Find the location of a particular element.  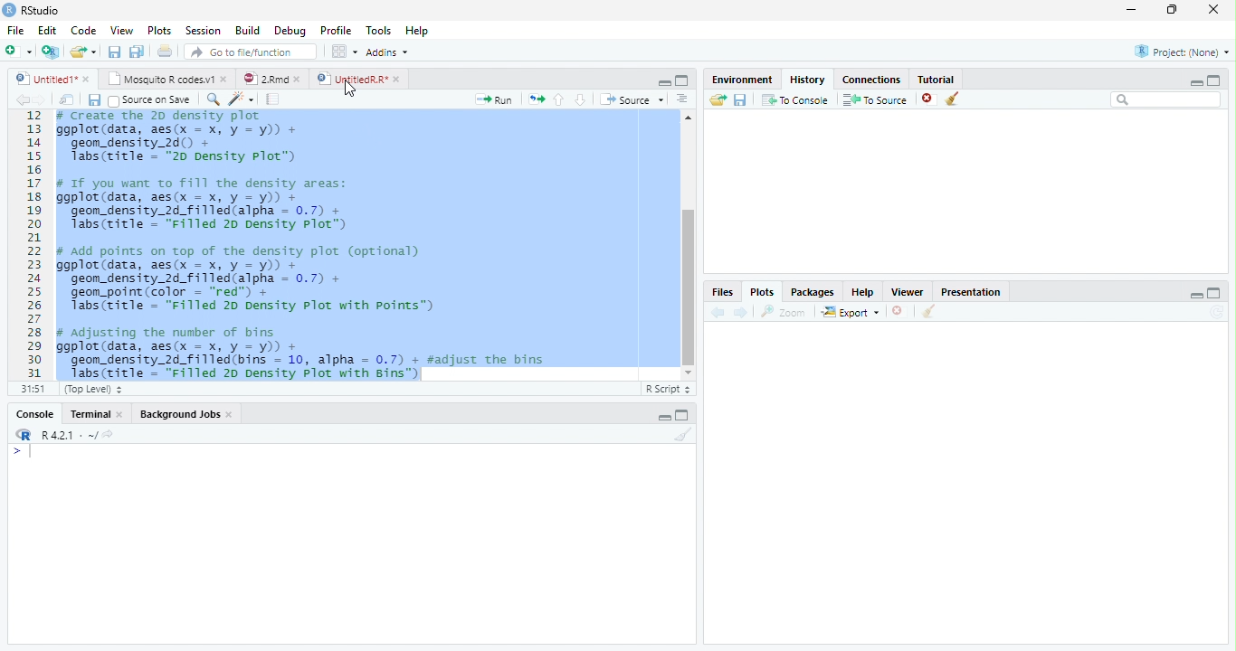

File is located at coordinates (15, 32).